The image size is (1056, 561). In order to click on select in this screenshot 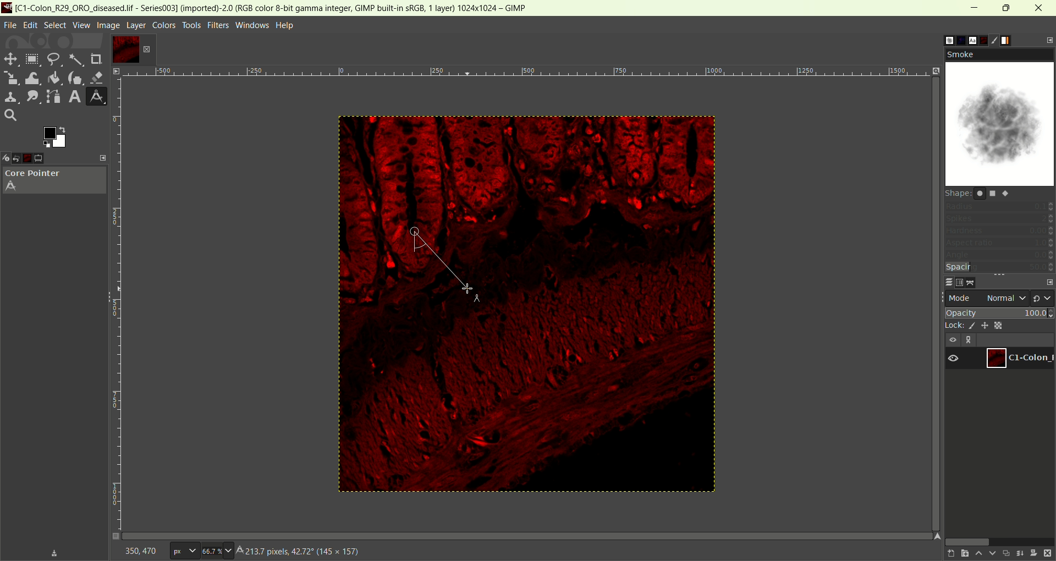, I will do `click(54, 25)`.